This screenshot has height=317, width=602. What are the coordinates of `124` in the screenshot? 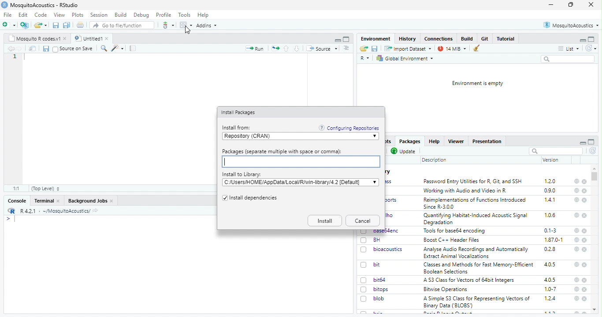 It's located at (550, 299).